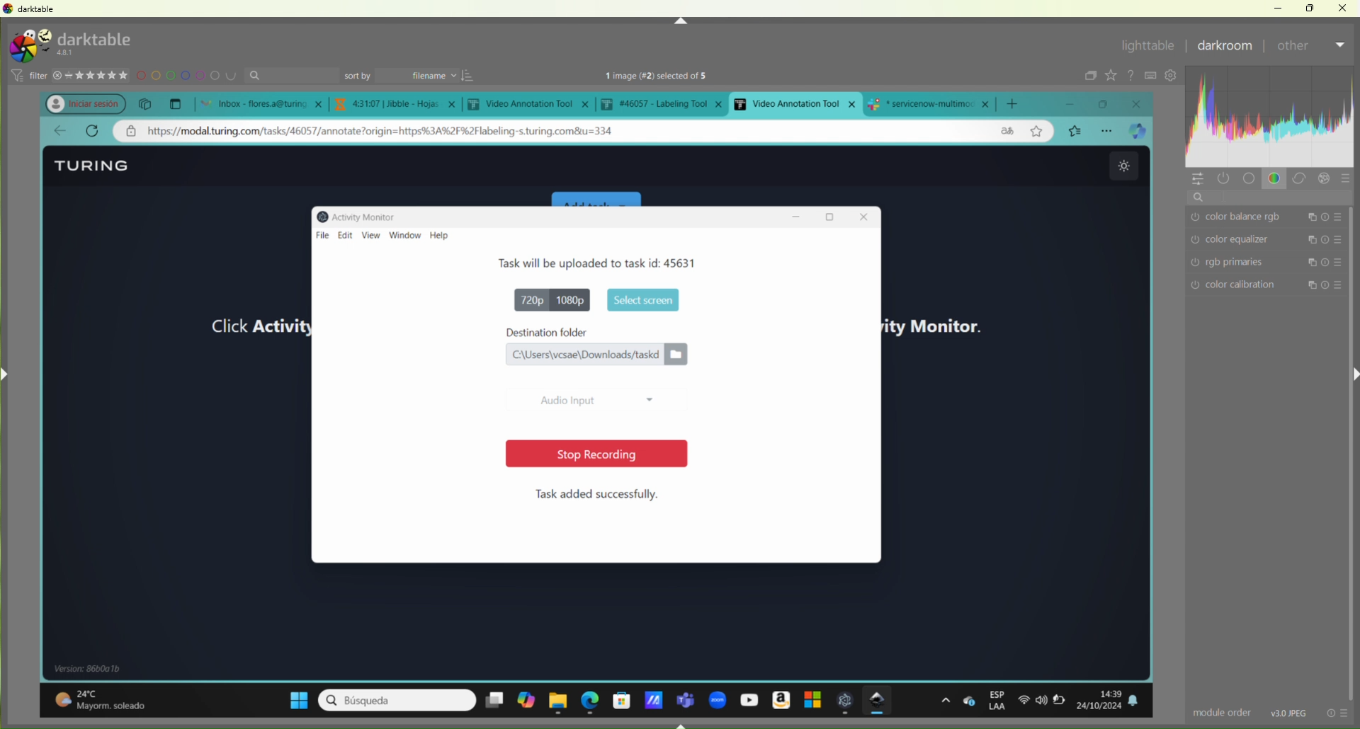 Image resolution: width=1360 pixels, height=729 pixels. Describe the element at coordinates (680, 21) in the screenshot. I see `Up` at that location.